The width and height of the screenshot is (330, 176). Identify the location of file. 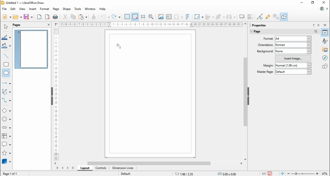
(5, 9).